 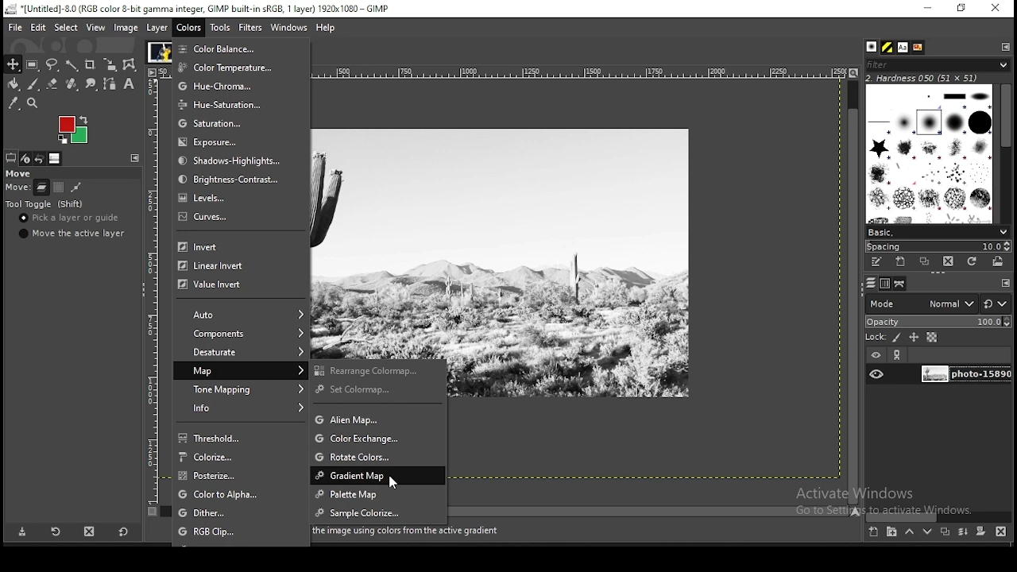 What do you see at coordinates (937, 320) in the screenshot?
I see `opacity` at bounding box center [937, 320].